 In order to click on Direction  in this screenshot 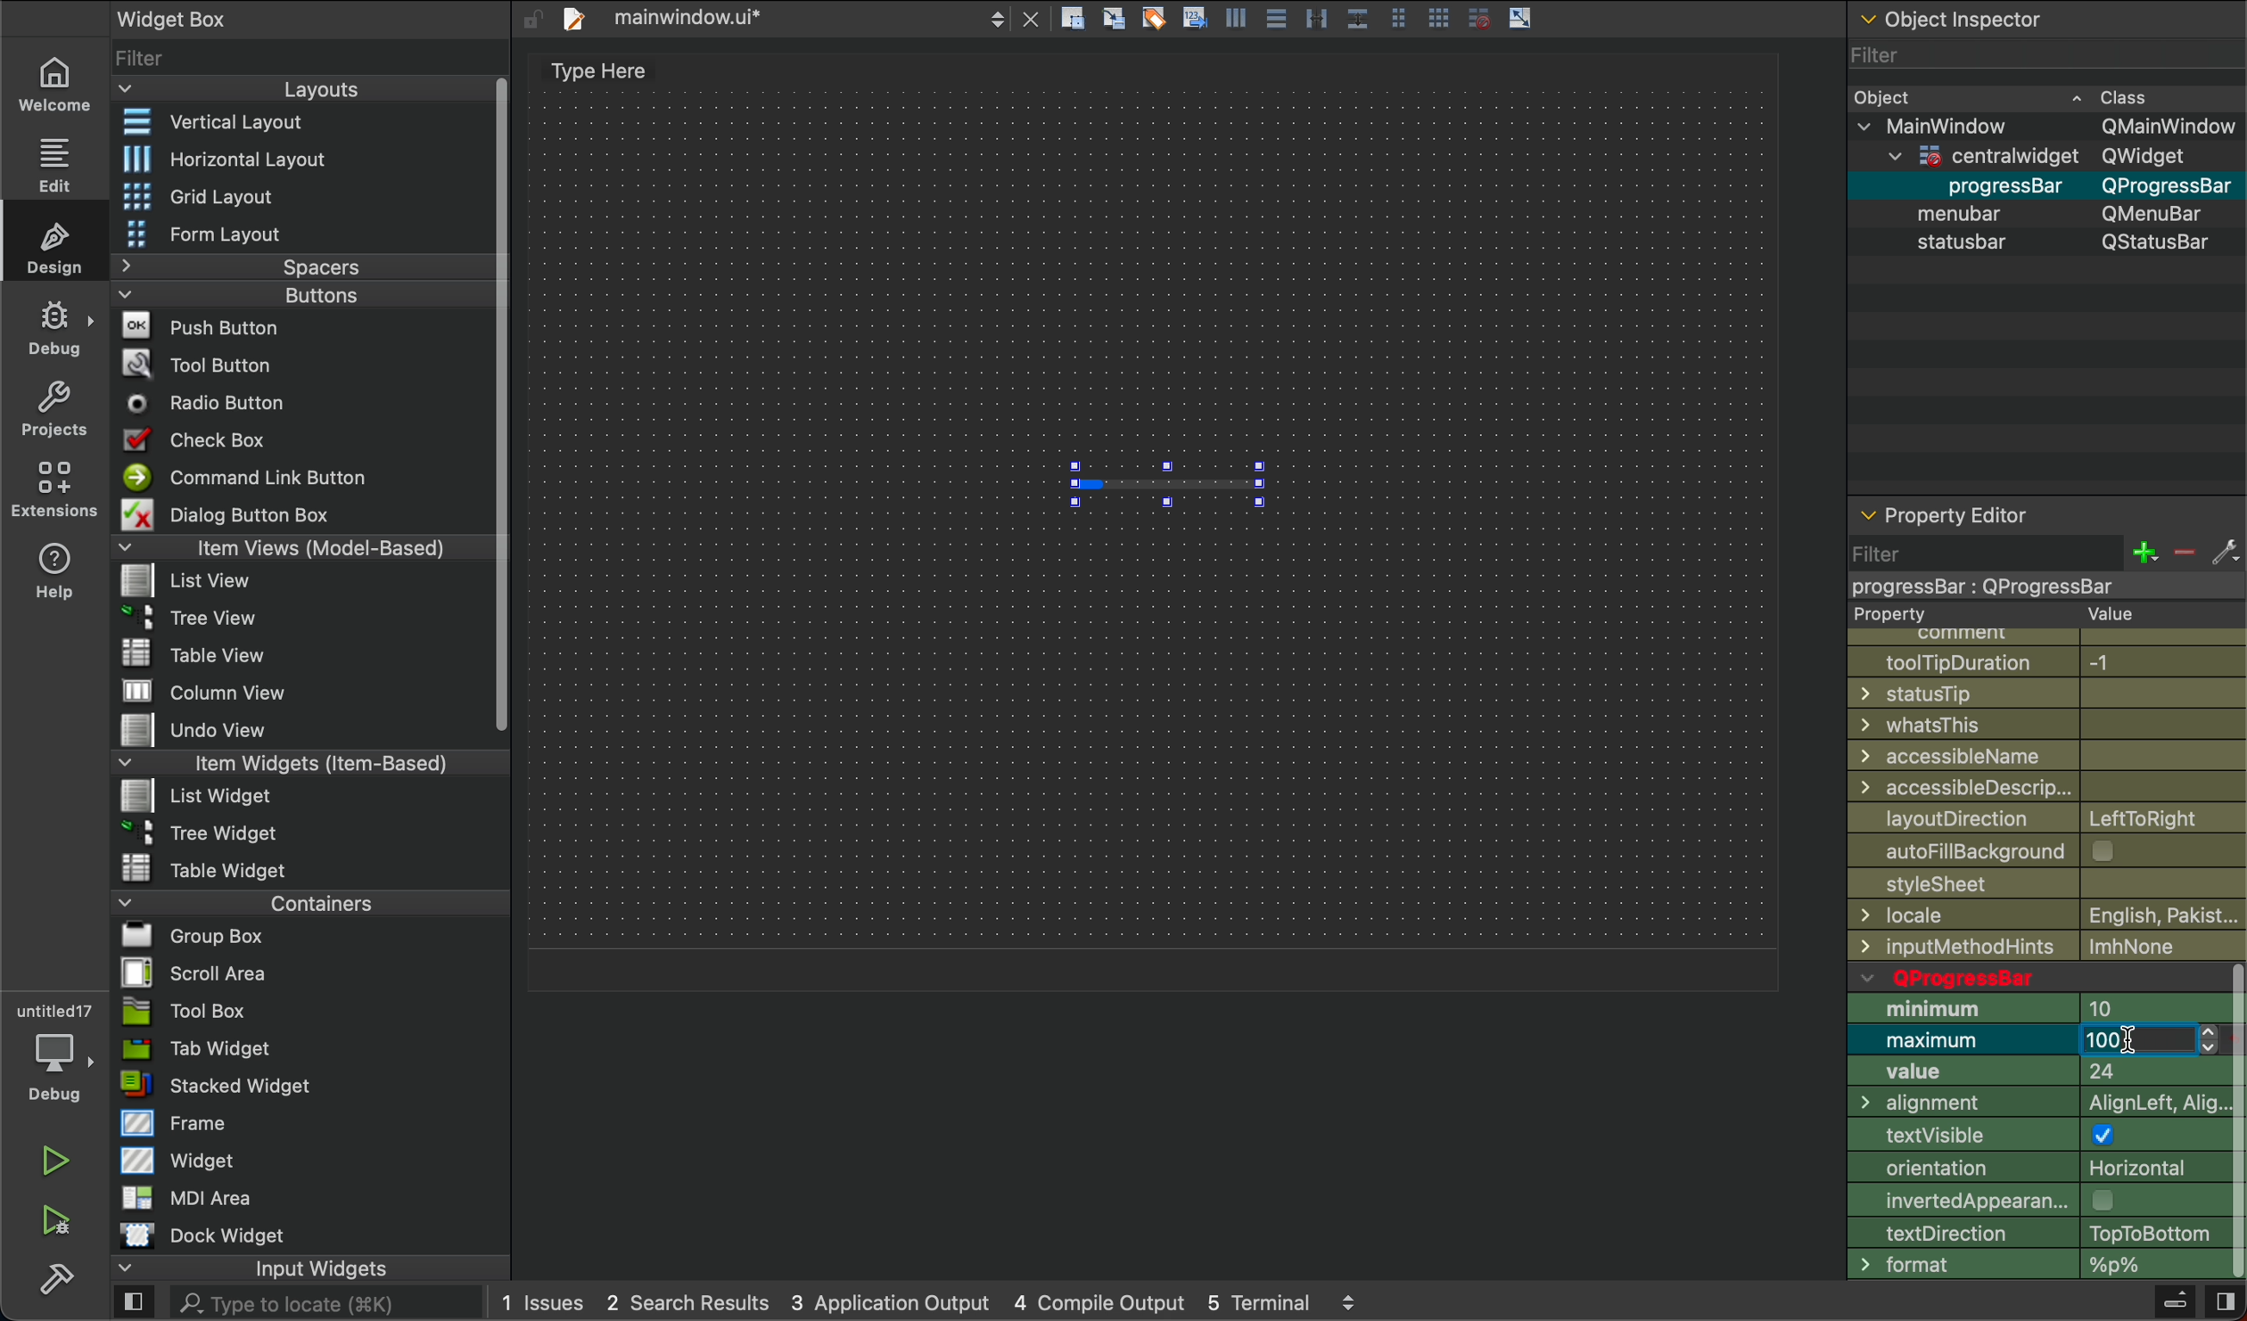, I will do `click(2030, 1233)`.